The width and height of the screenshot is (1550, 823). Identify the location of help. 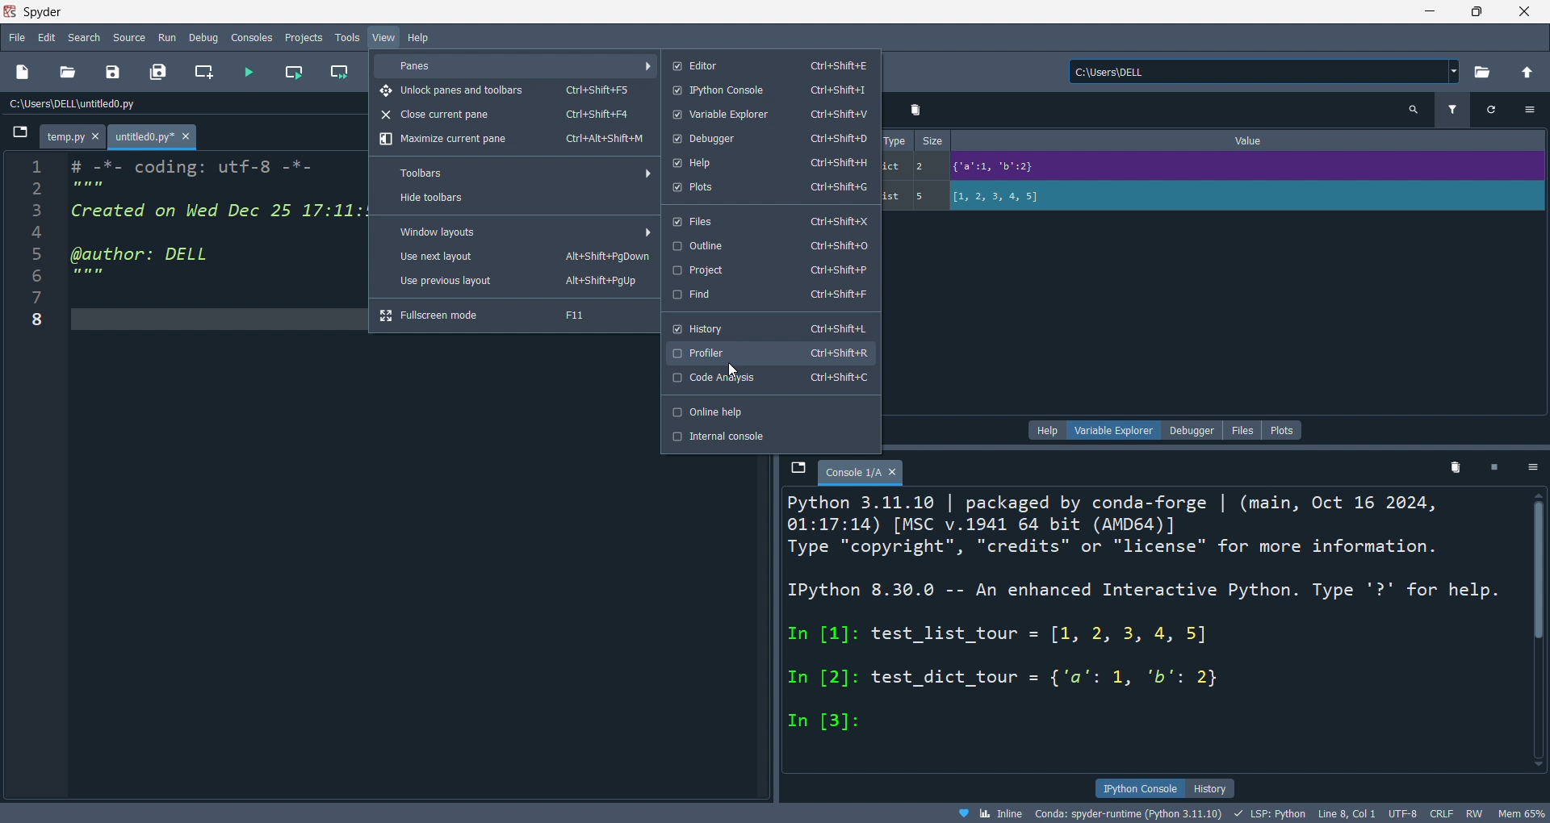
(421, 37).